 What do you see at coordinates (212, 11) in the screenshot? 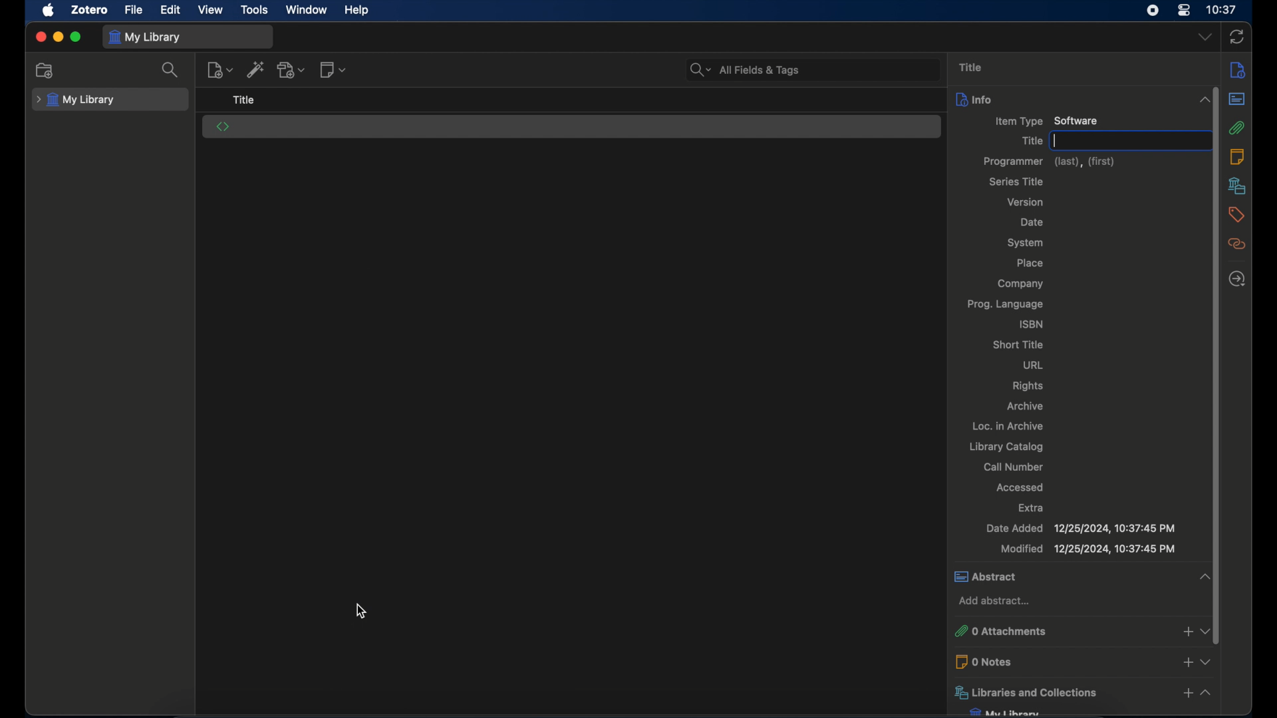
I see `view` at bounding box center [212, 11].